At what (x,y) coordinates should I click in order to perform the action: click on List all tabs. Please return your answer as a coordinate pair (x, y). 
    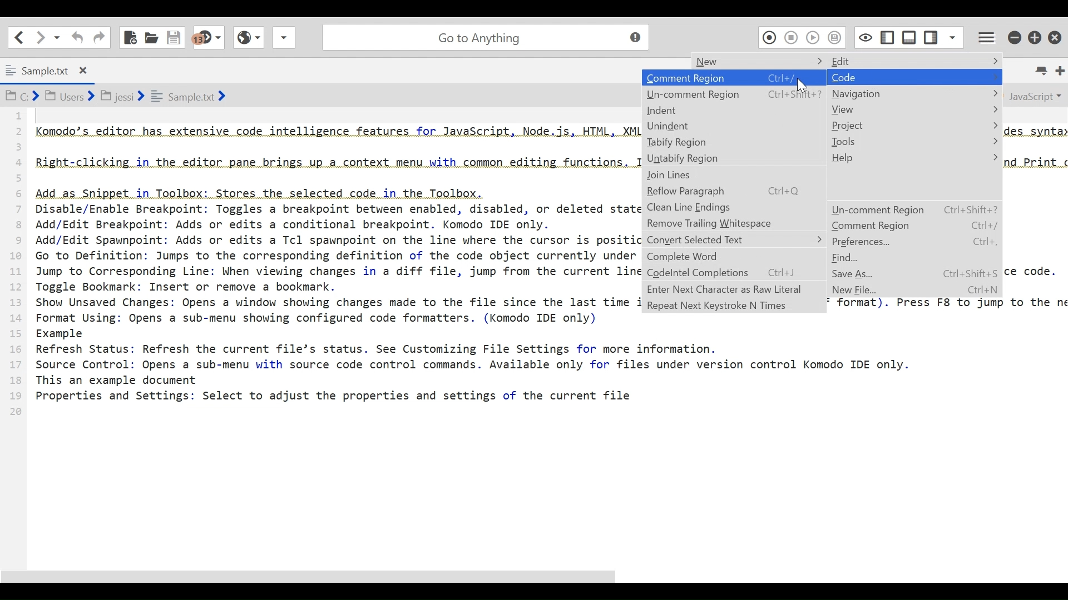
    Looking at the image, I should click on (1044, 71).